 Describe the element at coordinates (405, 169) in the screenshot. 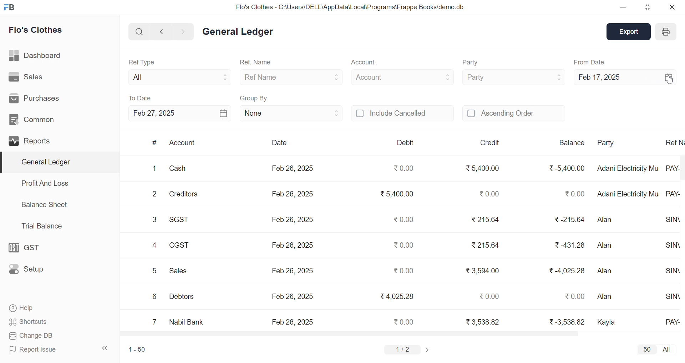

I see `₹0.00` at that location.